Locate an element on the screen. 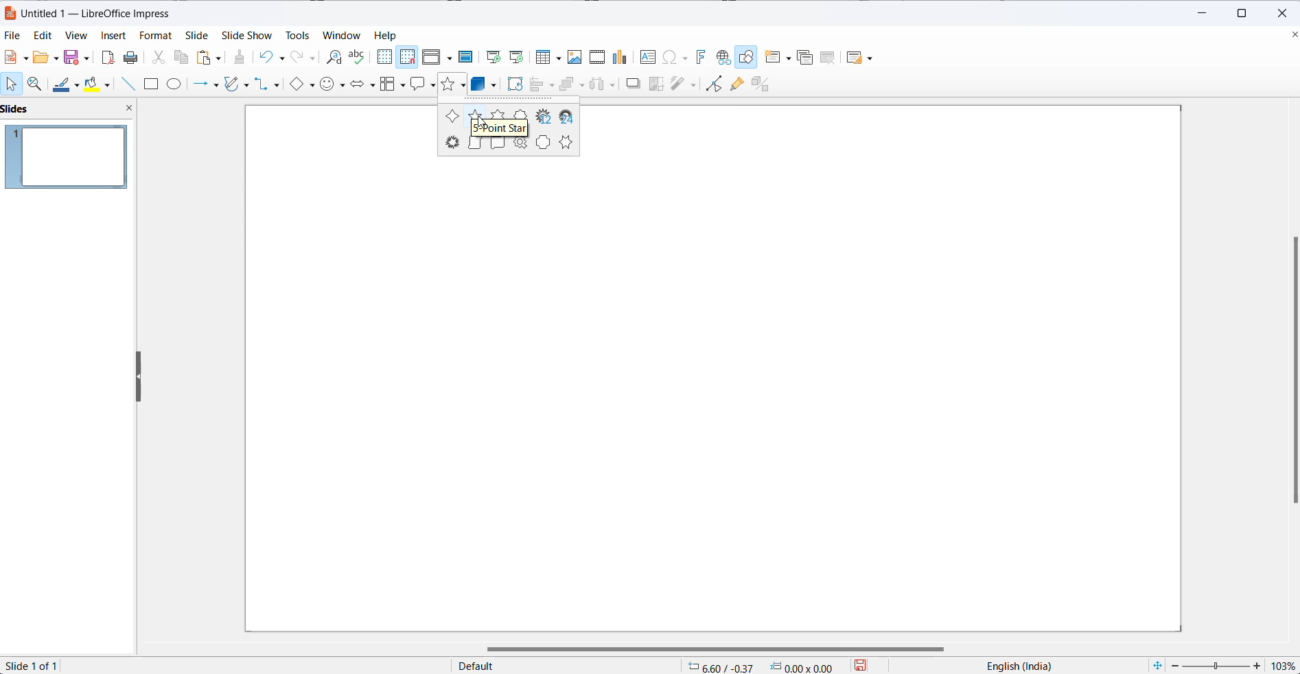  symbol shapes is located at coordinates (333, 84).